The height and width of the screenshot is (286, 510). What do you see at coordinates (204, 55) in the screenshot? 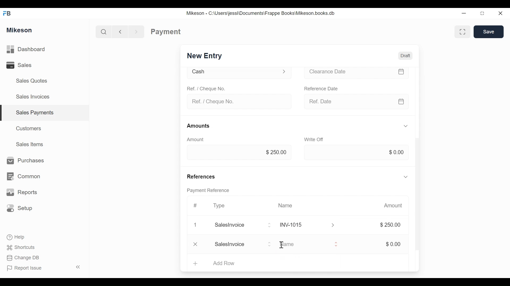
I see `New Entry` at bounding box center [204, 55].